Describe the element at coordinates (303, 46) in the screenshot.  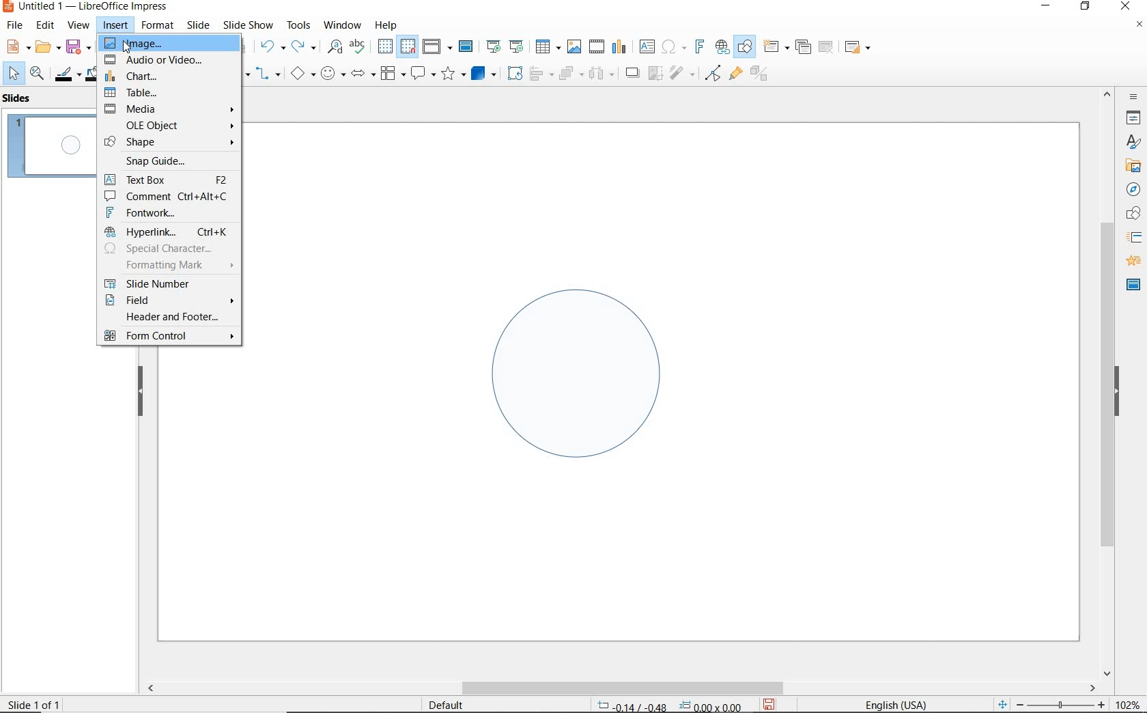
I see `redo` at that location.